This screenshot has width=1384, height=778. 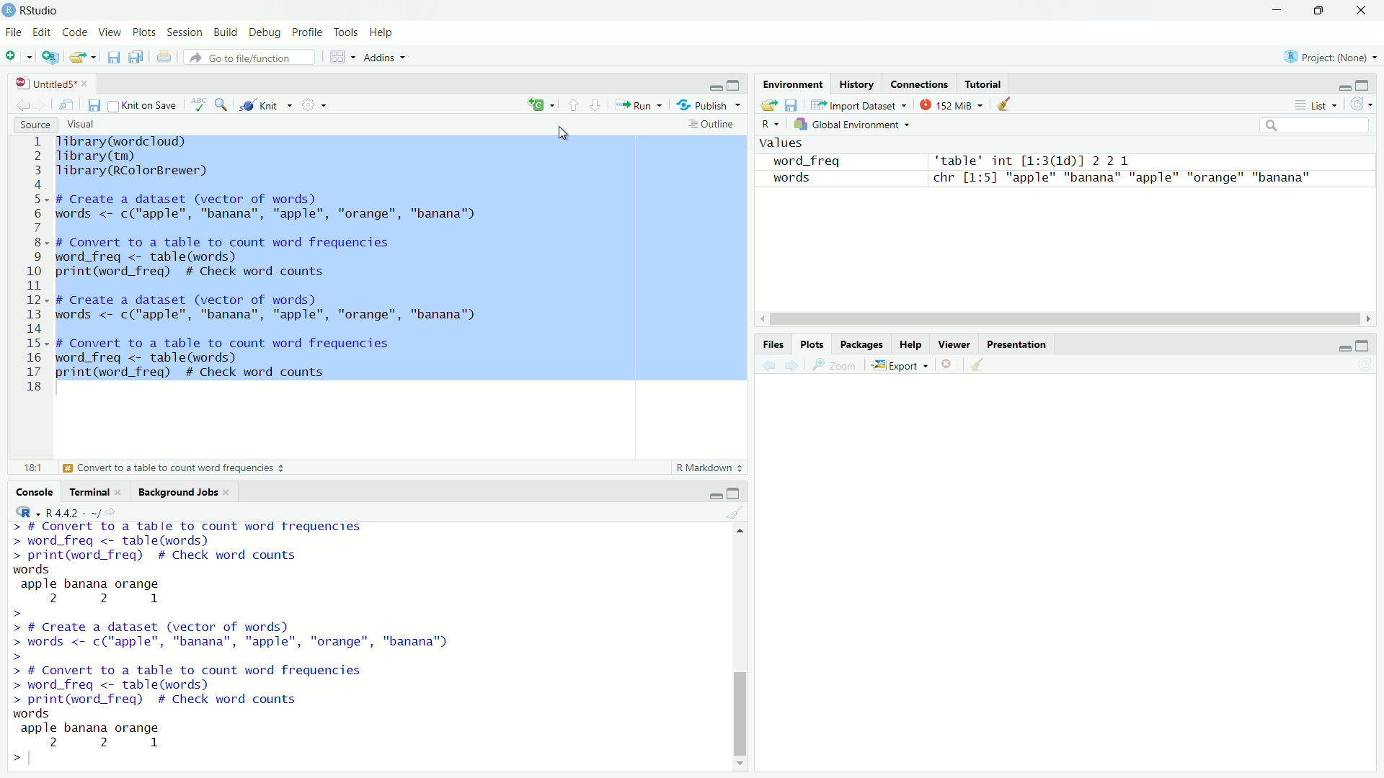 What do you see at coordinates (265, 103) in the screenshot?
I see `Kint` at bounding box center [265, 103].